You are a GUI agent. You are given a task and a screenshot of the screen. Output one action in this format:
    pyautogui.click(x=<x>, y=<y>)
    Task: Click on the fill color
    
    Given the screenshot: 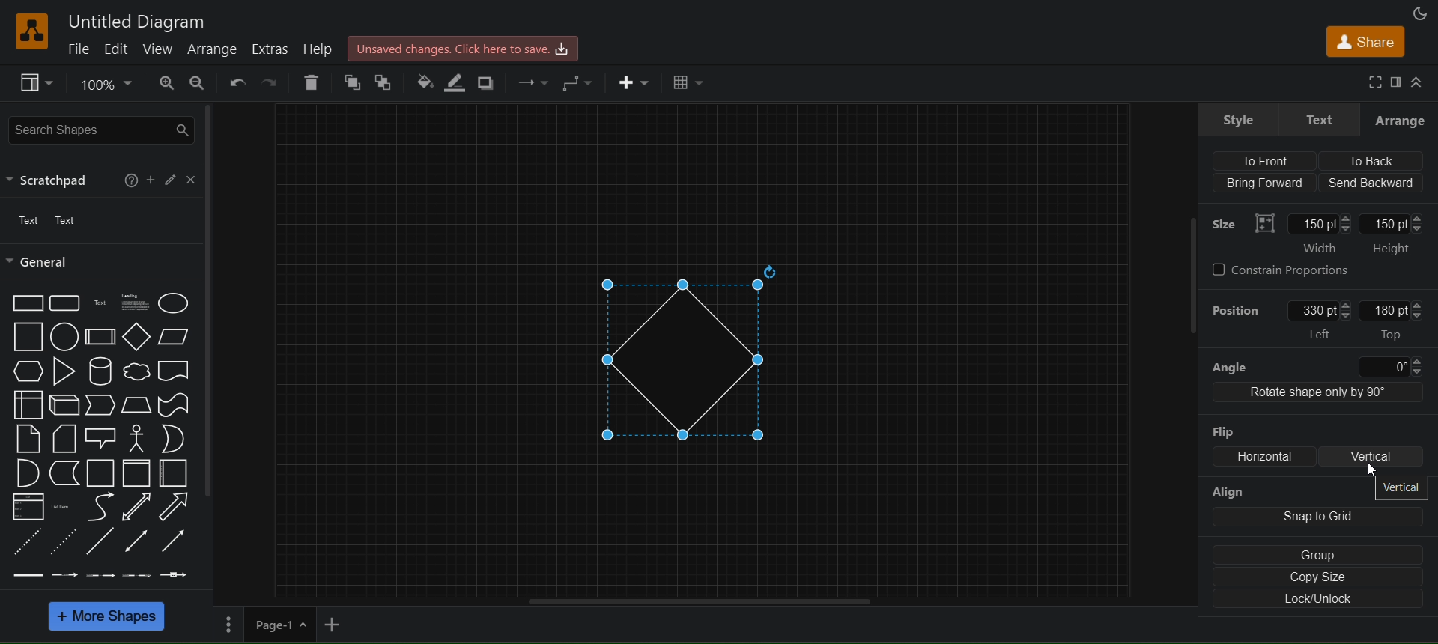 What is the action you would take?
    pyautogui.click(x=422, y=79)
    